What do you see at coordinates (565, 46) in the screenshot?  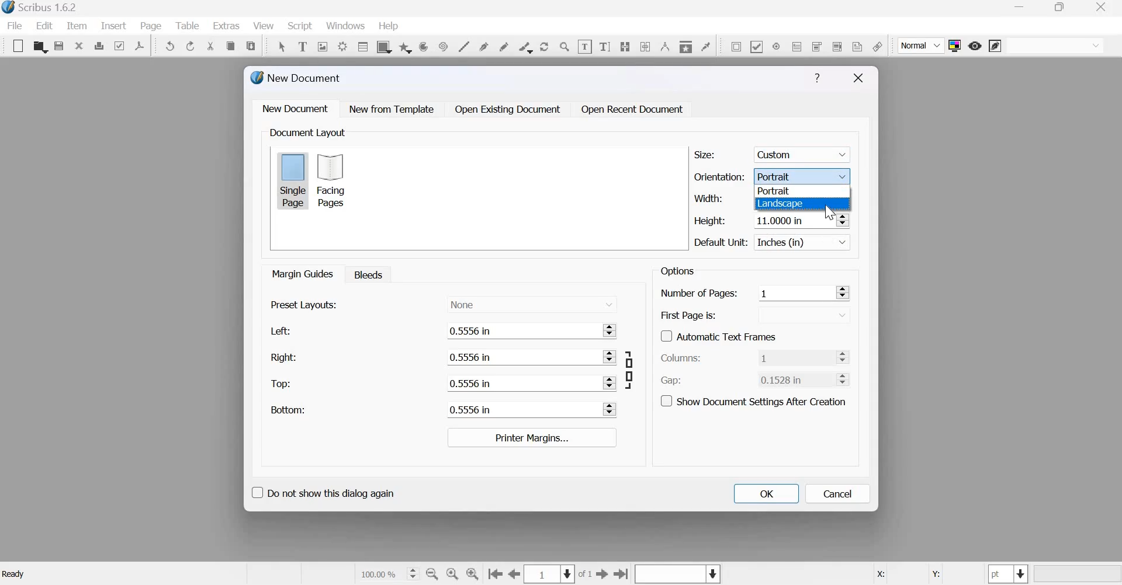 I see `Zoom in or zoom out` at bounding box center [565, 46].